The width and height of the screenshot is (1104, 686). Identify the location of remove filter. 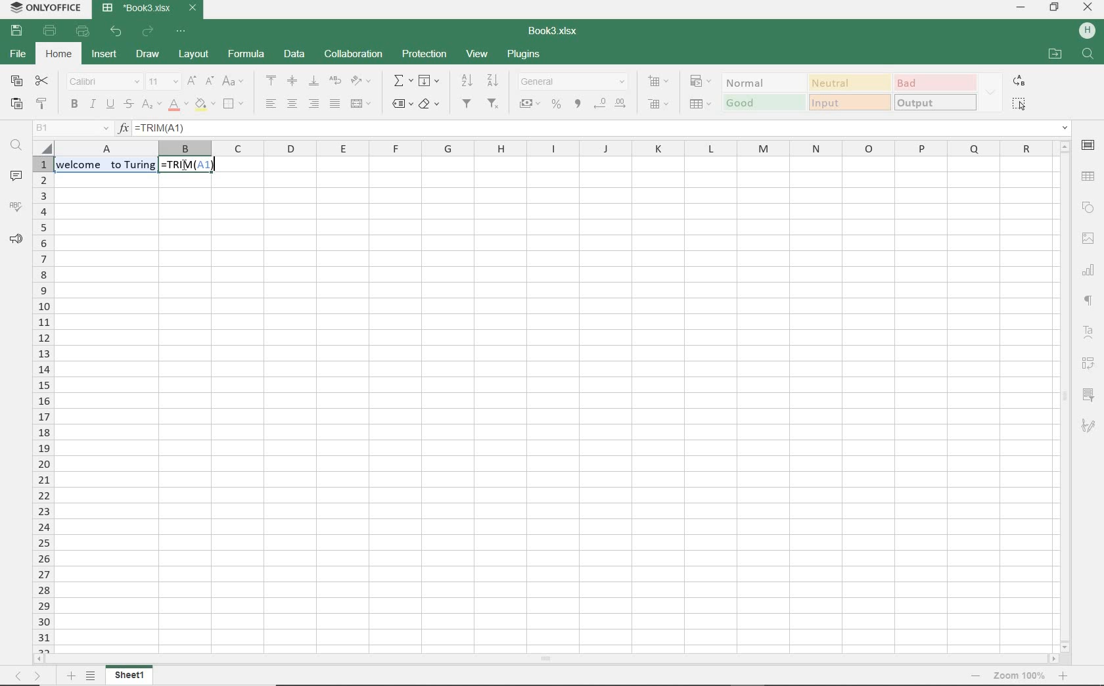
(495, 105).